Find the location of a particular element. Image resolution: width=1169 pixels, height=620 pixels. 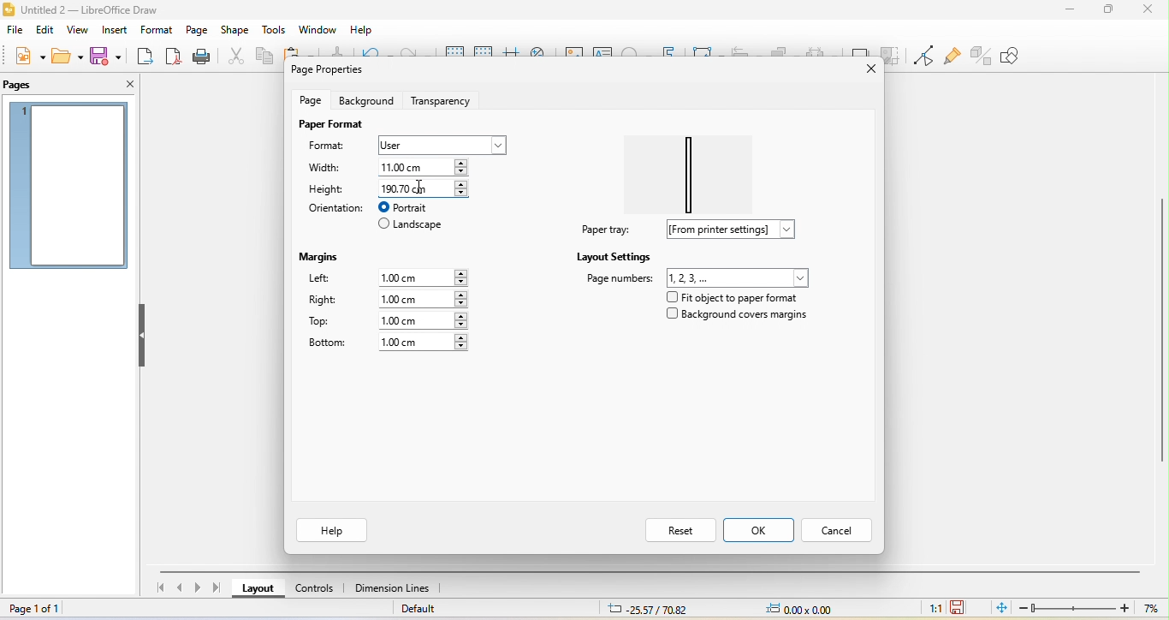

1.00 cm is located at coordinates (426, 276).